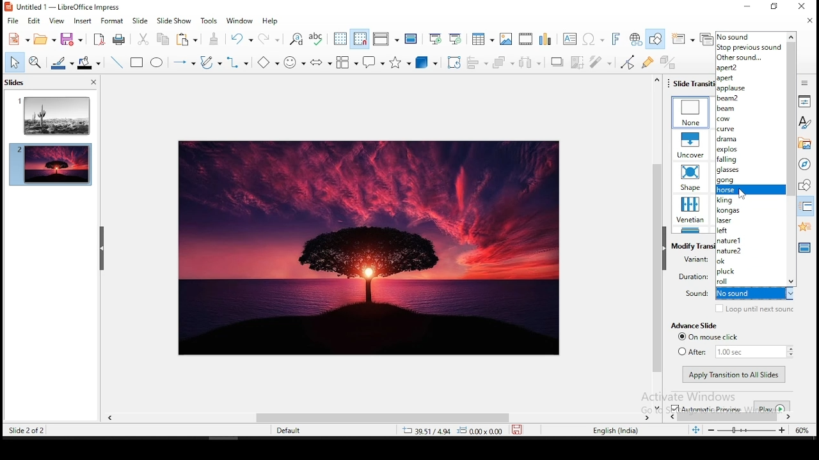 This screenshot has width=819, height=460. Describe the element at coordinates (243, 39) in the screenshot. I see `undo` at that location.